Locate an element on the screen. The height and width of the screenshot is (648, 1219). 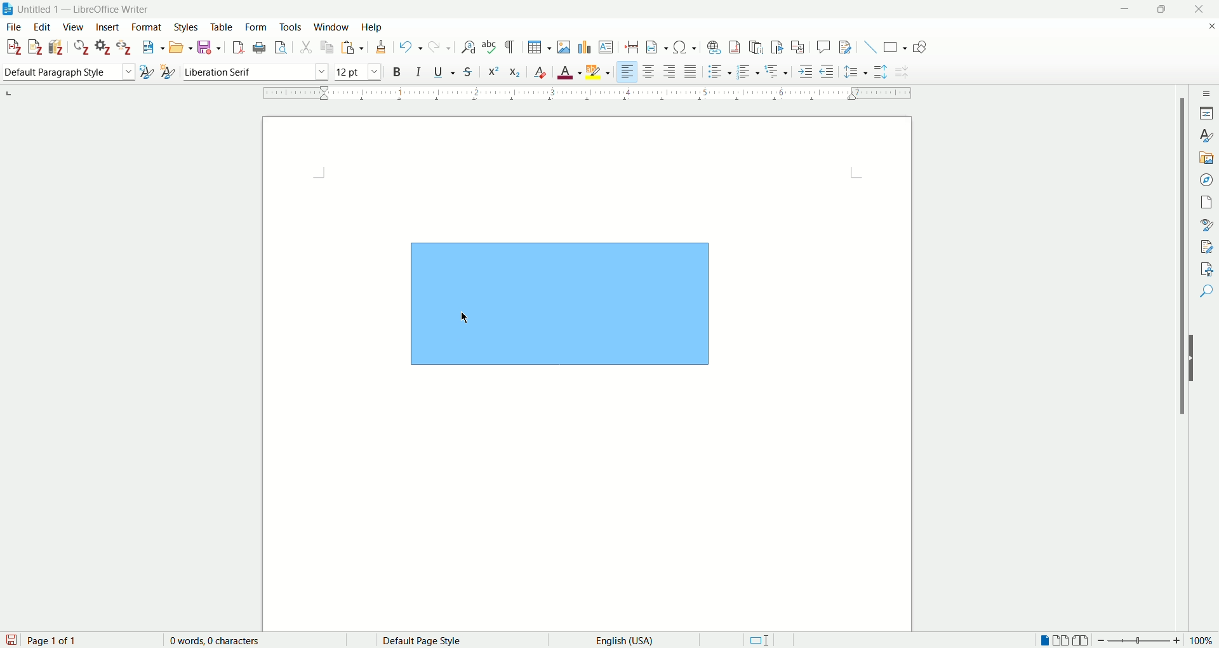
style inspector is located at coordinates (1205, 224).